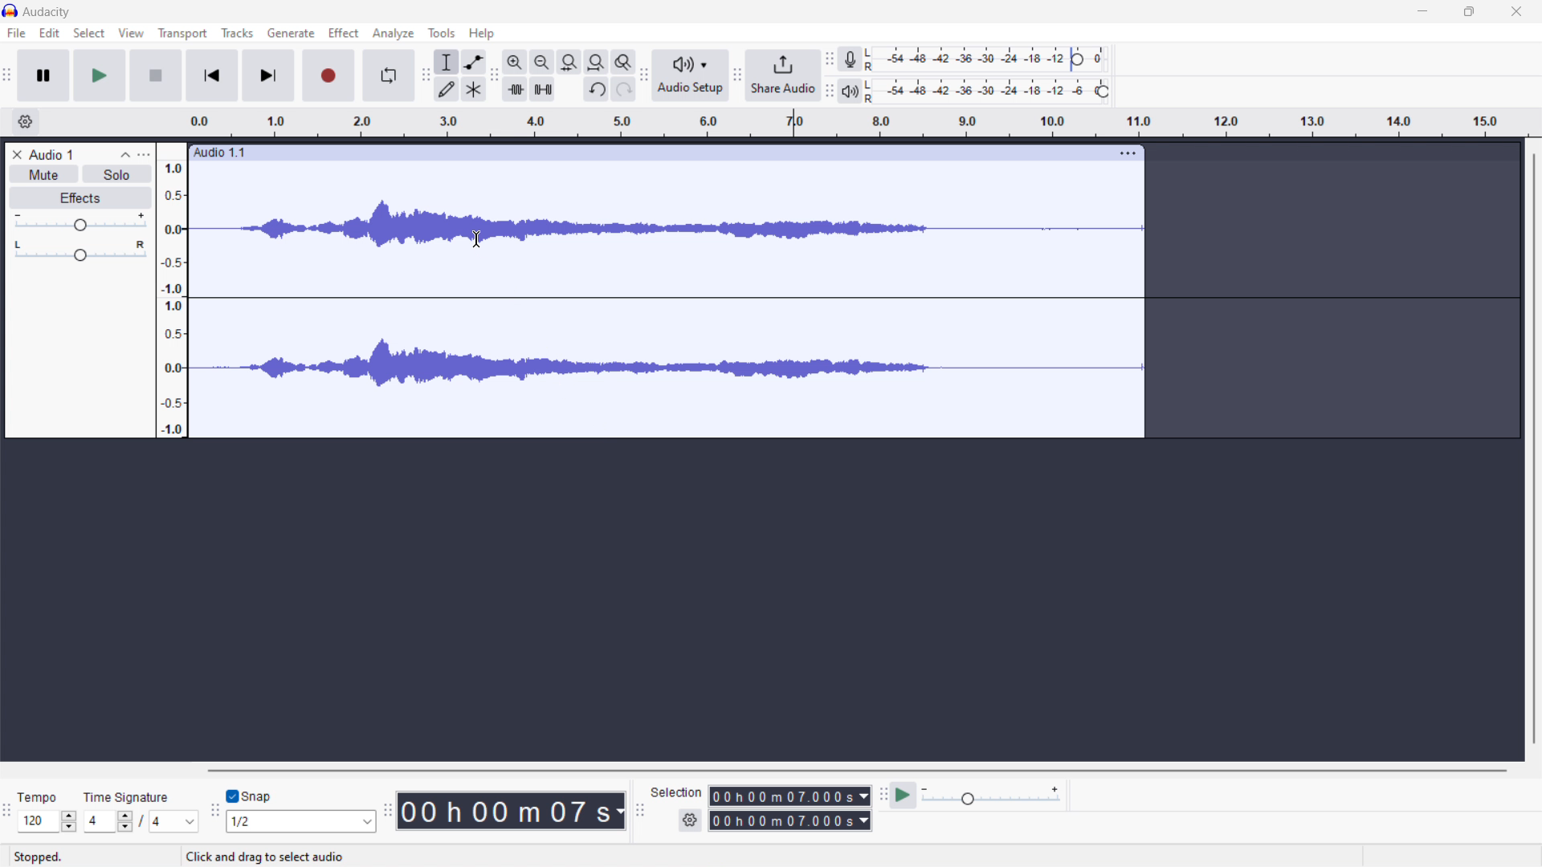 This screenshot has height=867, width=1542. Describe the element at coordinates (884, 794) in the screenshot. I see `play-at-speed toolbar` at that location.